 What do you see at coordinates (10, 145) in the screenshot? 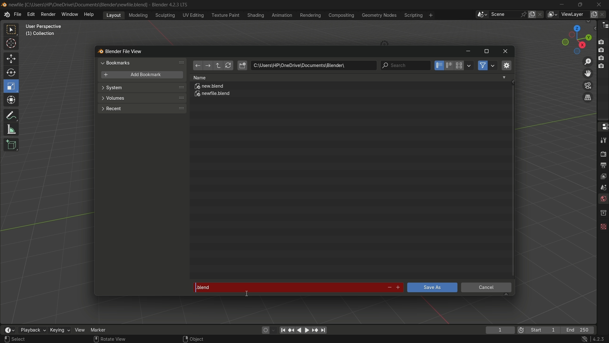
I see `add cube` at bounding box center [10, 145].